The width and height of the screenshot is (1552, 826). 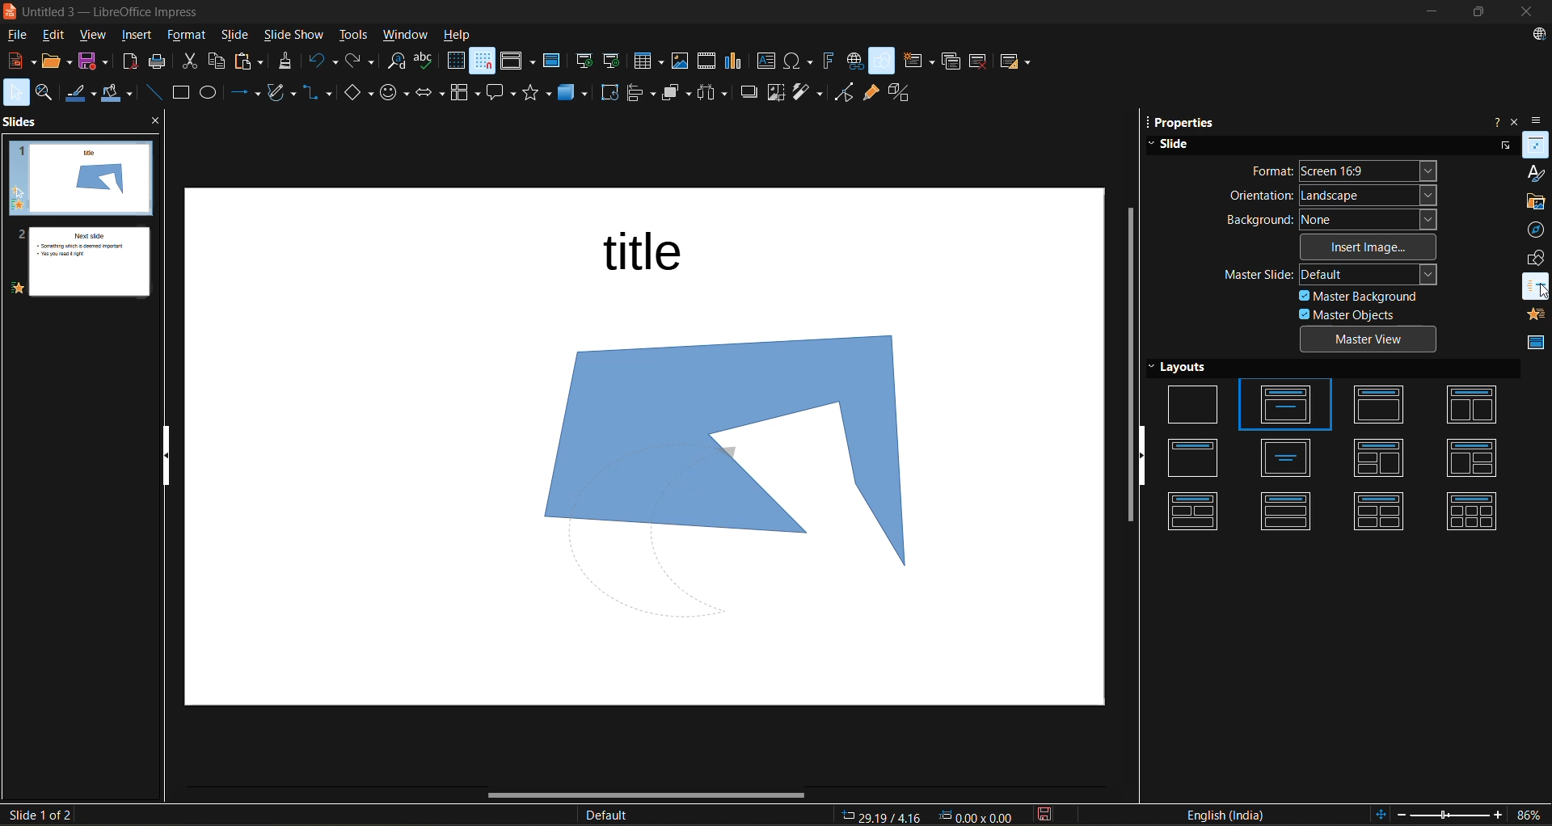 I want to click on vertical scroll bar, so click(x=1128, y=369).